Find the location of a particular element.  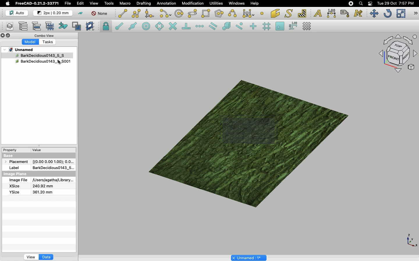

[Users/agatha/Library... is located at coordinates (52, 180).